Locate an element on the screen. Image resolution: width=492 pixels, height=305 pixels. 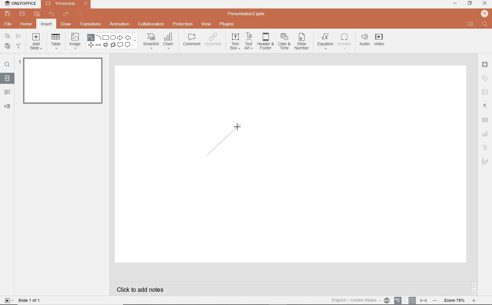
COMMENTS is located at coordinates (6, 92).